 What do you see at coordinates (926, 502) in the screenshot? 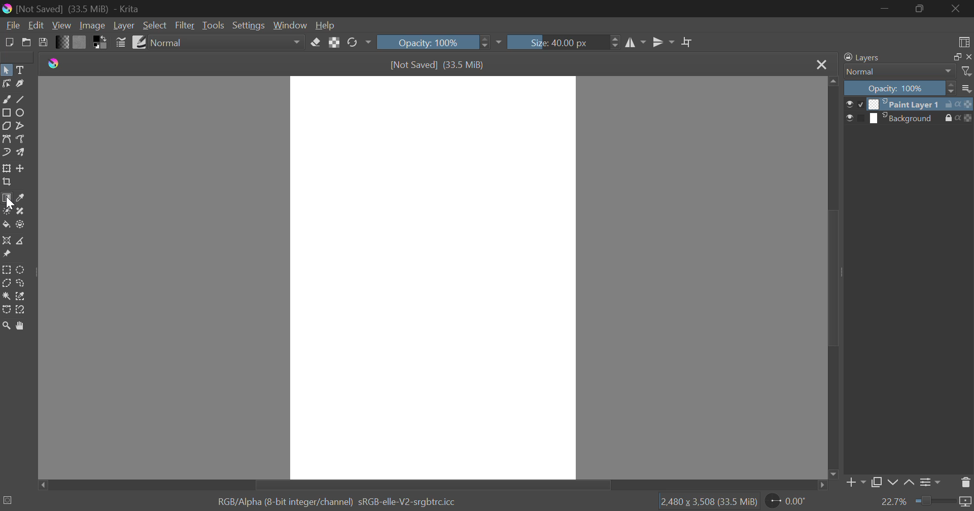
I see `22.7%` at bounding box center [926, 502].